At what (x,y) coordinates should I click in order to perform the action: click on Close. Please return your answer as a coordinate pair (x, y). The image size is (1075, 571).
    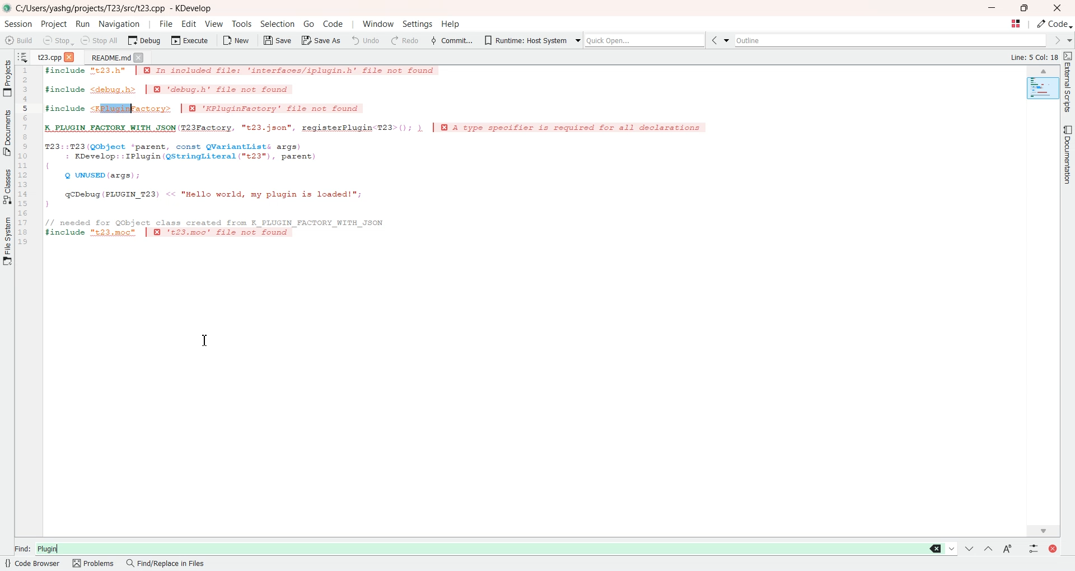
    Looking at the image, I should click on (1057, 8).